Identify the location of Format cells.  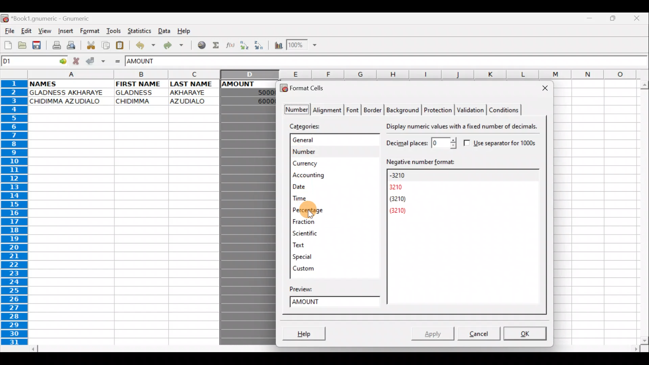
(306, 87).